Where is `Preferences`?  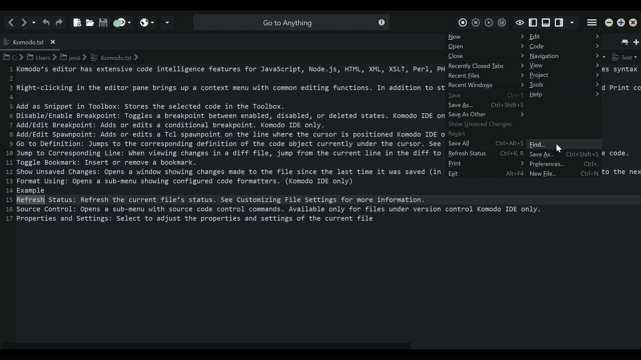 Preferences is located at coordinates (566, 164).